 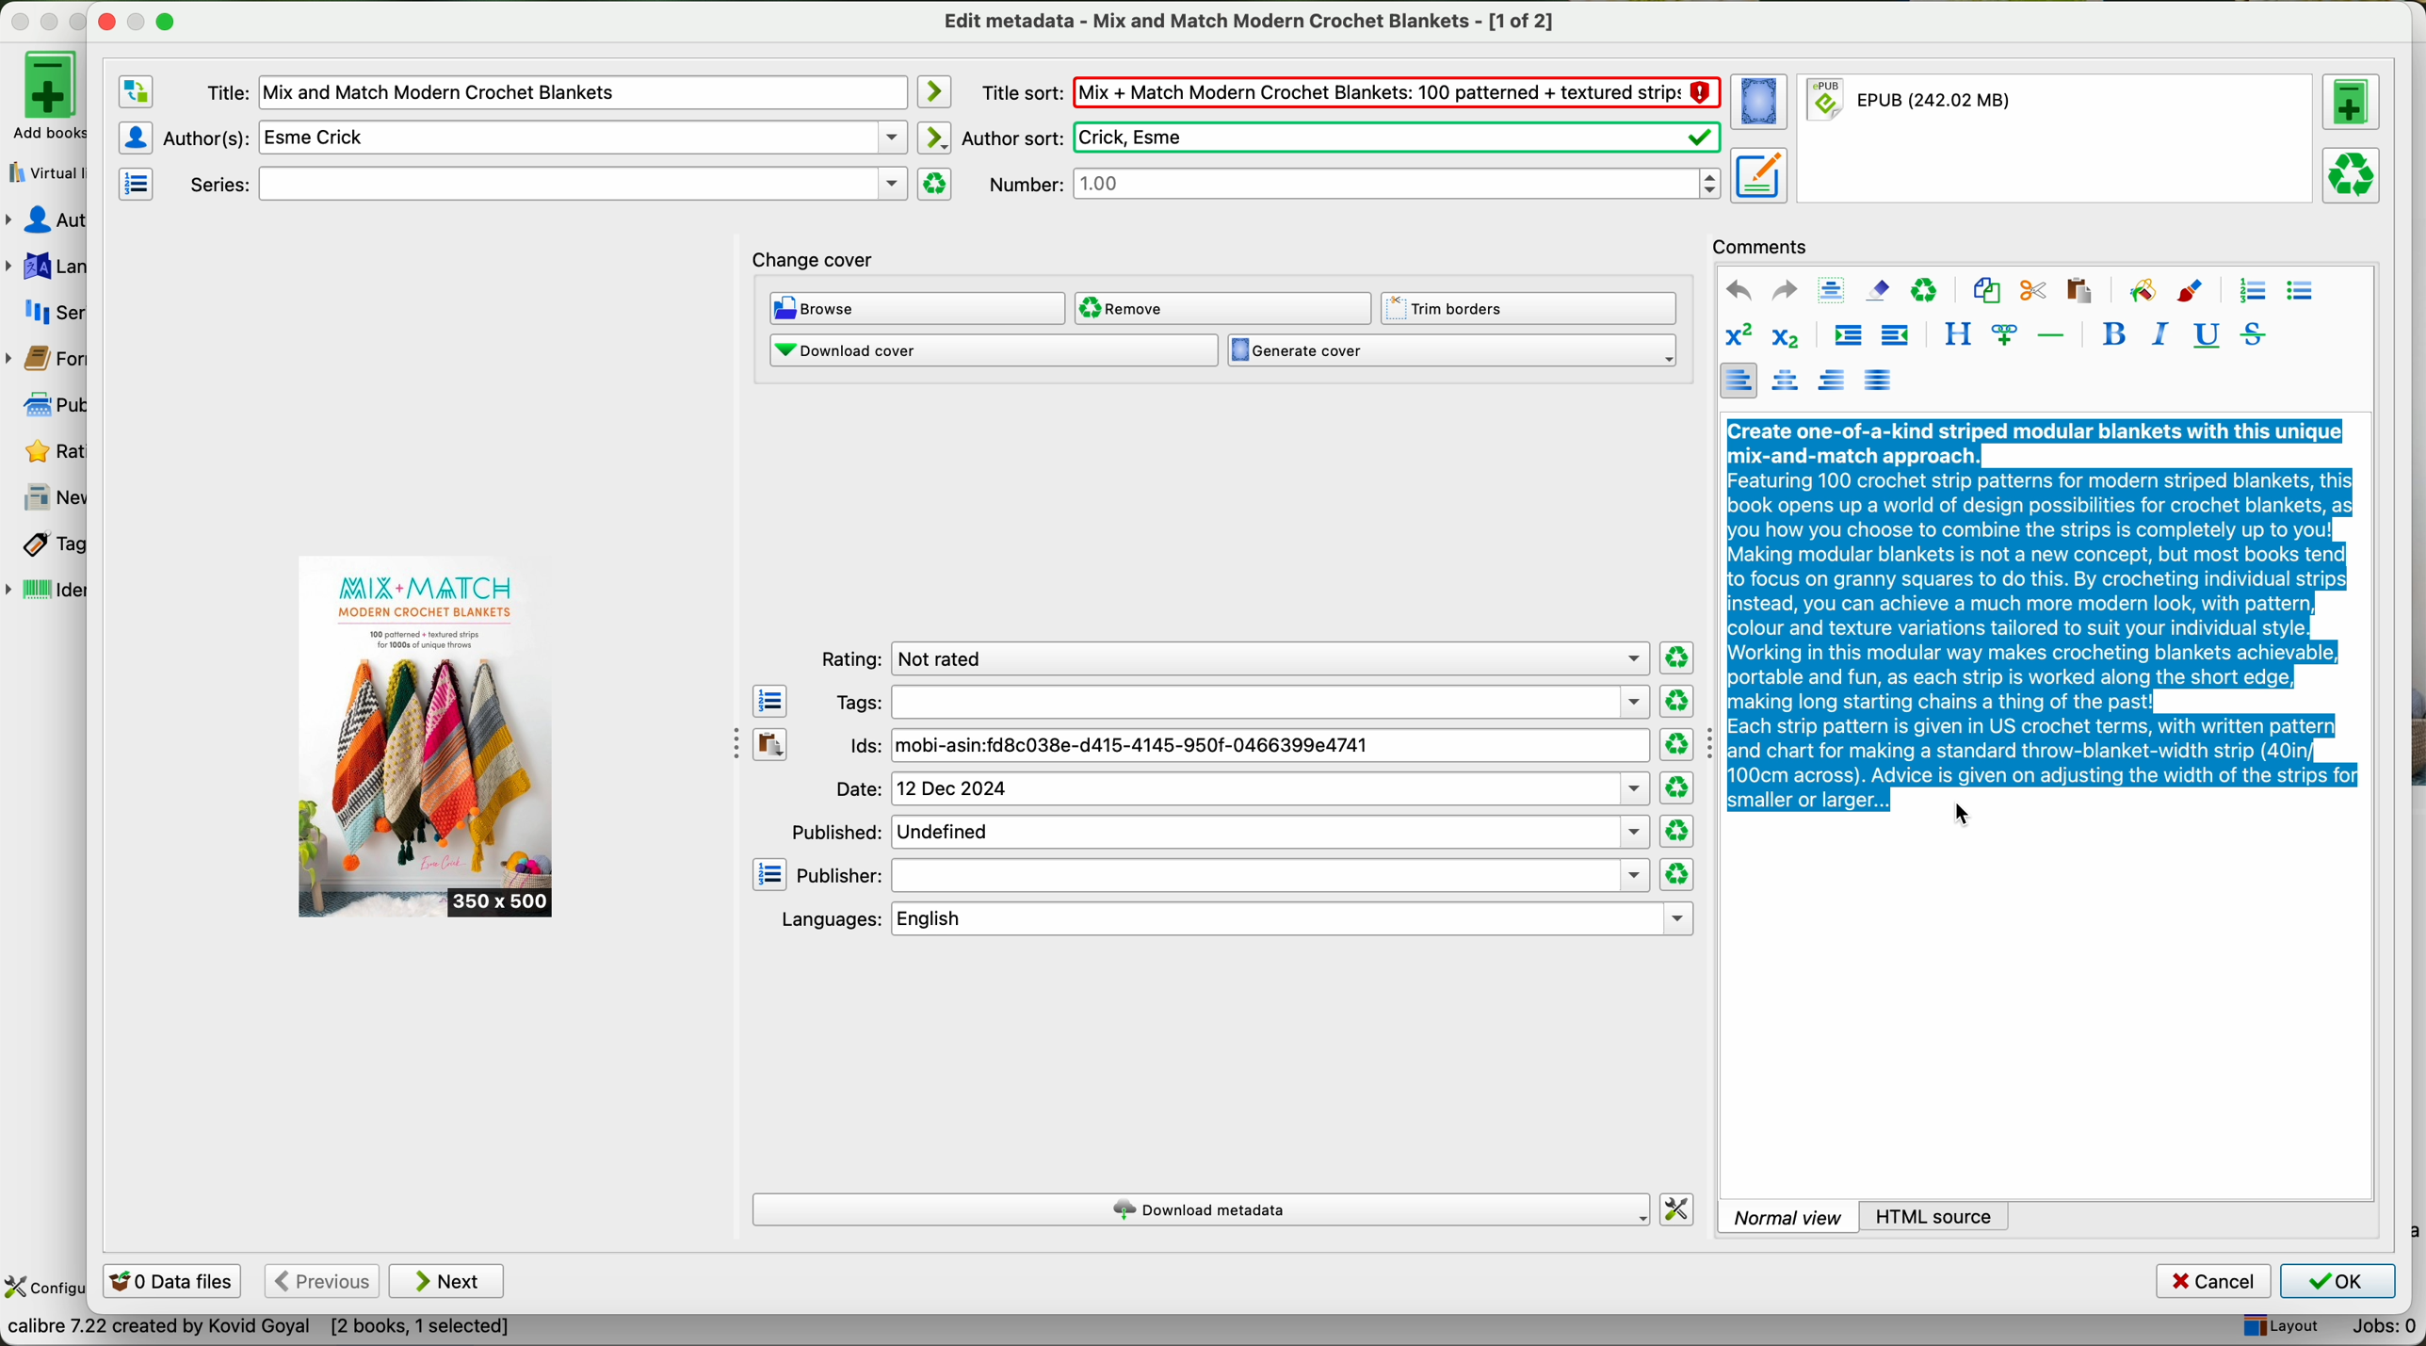 I want to click on configure, so click(x=44, y=1289).